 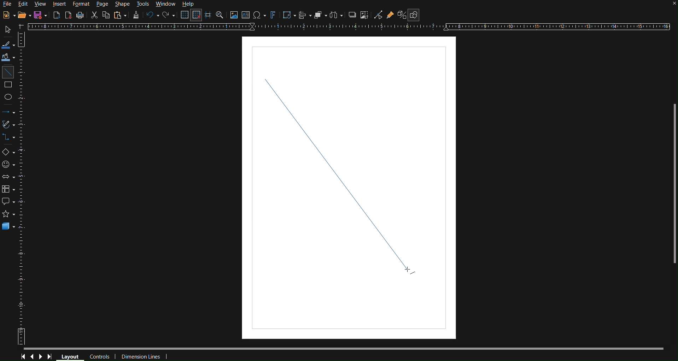 I want to click on , so click(x=6, y=15).